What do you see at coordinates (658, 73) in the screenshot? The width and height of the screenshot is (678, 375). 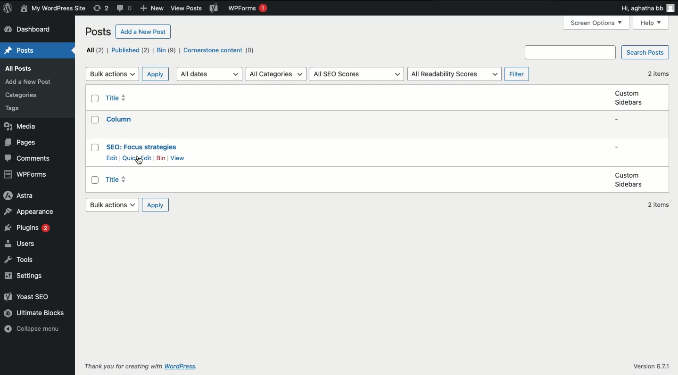 I see `2 items` at bounding box center [658, 73].